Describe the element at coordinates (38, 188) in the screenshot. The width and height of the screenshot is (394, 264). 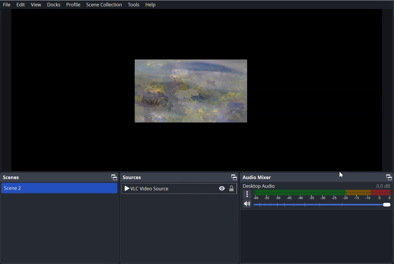
I see `Scene ` at that location.